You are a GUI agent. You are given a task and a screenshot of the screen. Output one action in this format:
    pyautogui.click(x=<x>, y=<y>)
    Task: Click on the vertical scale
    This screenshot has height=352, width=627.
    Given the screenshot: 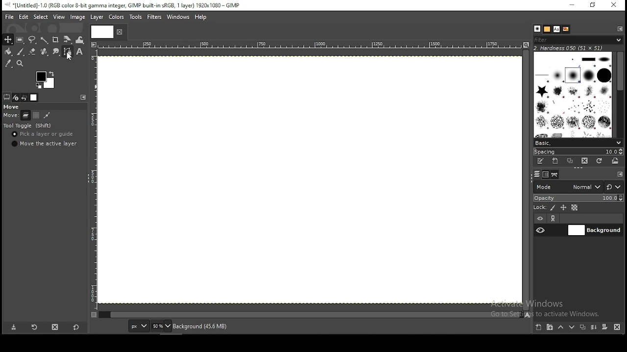 What is the action you would take?
    pyautogui.click(x=94, y=182)
    